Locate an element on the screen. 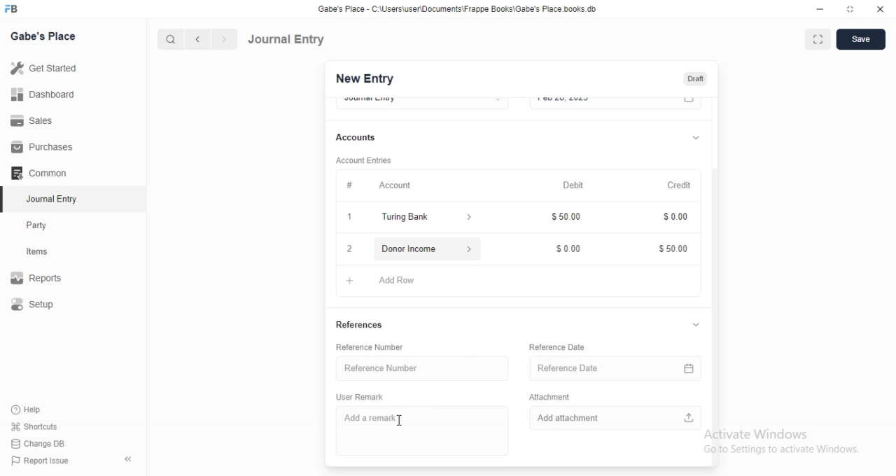 The height and width of the screenshot is (476, 896). $5000 is located at coordinates (673, 249).